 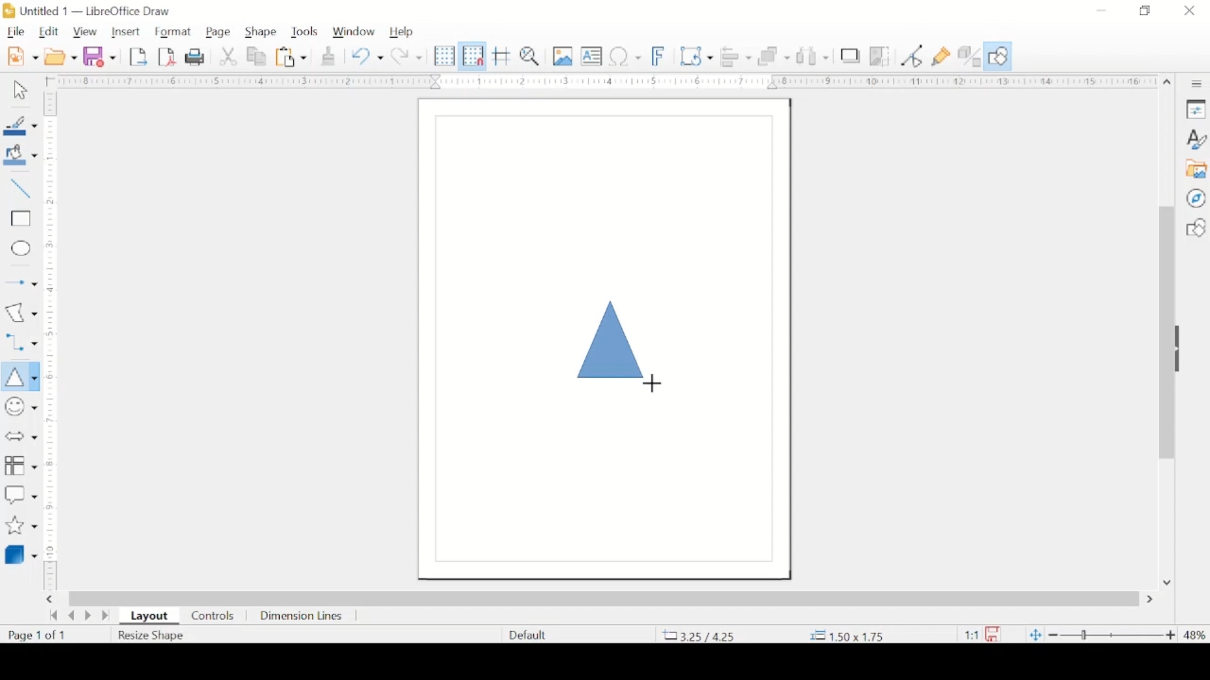 What do you see at coordinates (591, 55) in the screenshot?
I see `insert textbox` at bounding box center [591, 55].